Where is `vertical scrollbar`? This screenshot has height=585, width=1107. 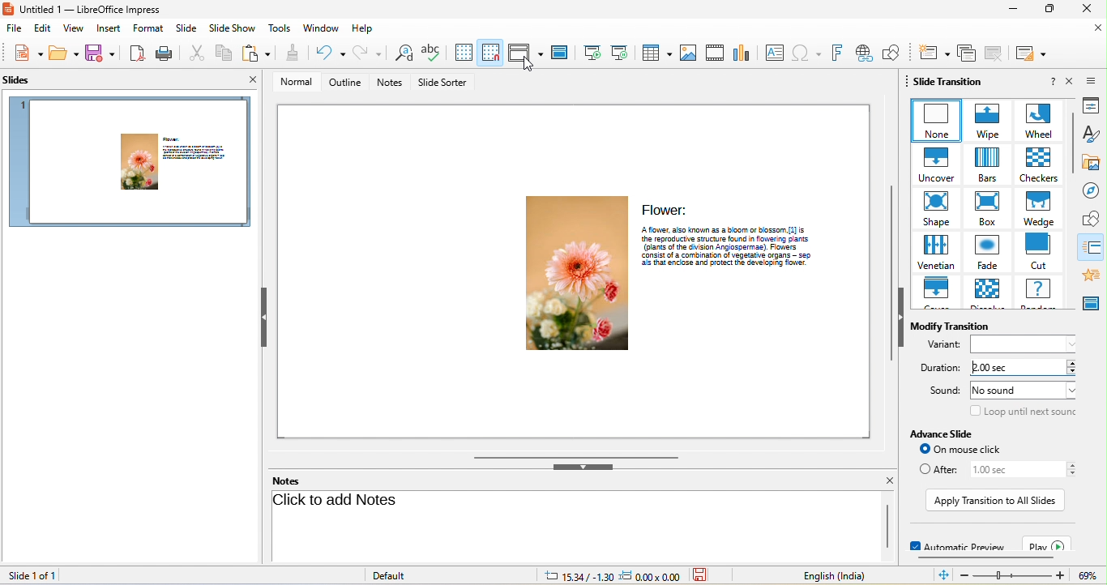 vertical scrollbar is located at coordinates (886, 274).